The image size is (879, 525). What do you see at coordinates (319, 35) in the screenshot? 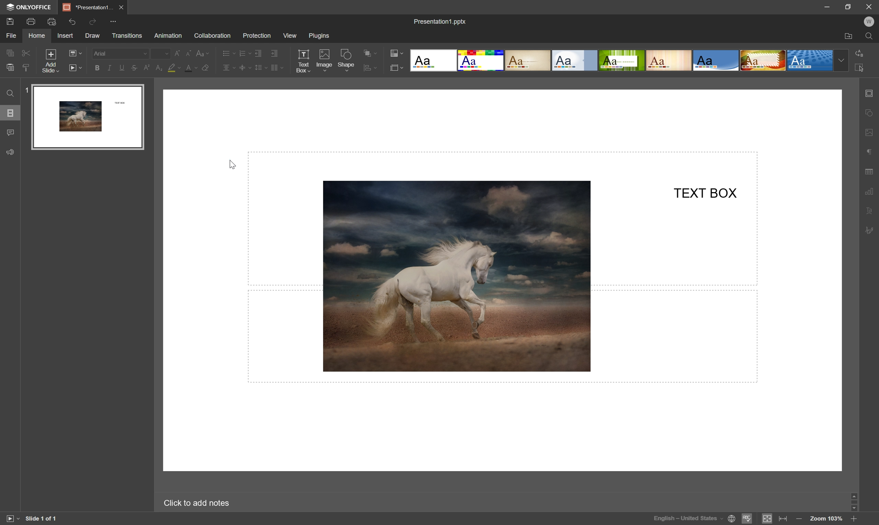
I see `plugins` at bounding box center [319, 35].